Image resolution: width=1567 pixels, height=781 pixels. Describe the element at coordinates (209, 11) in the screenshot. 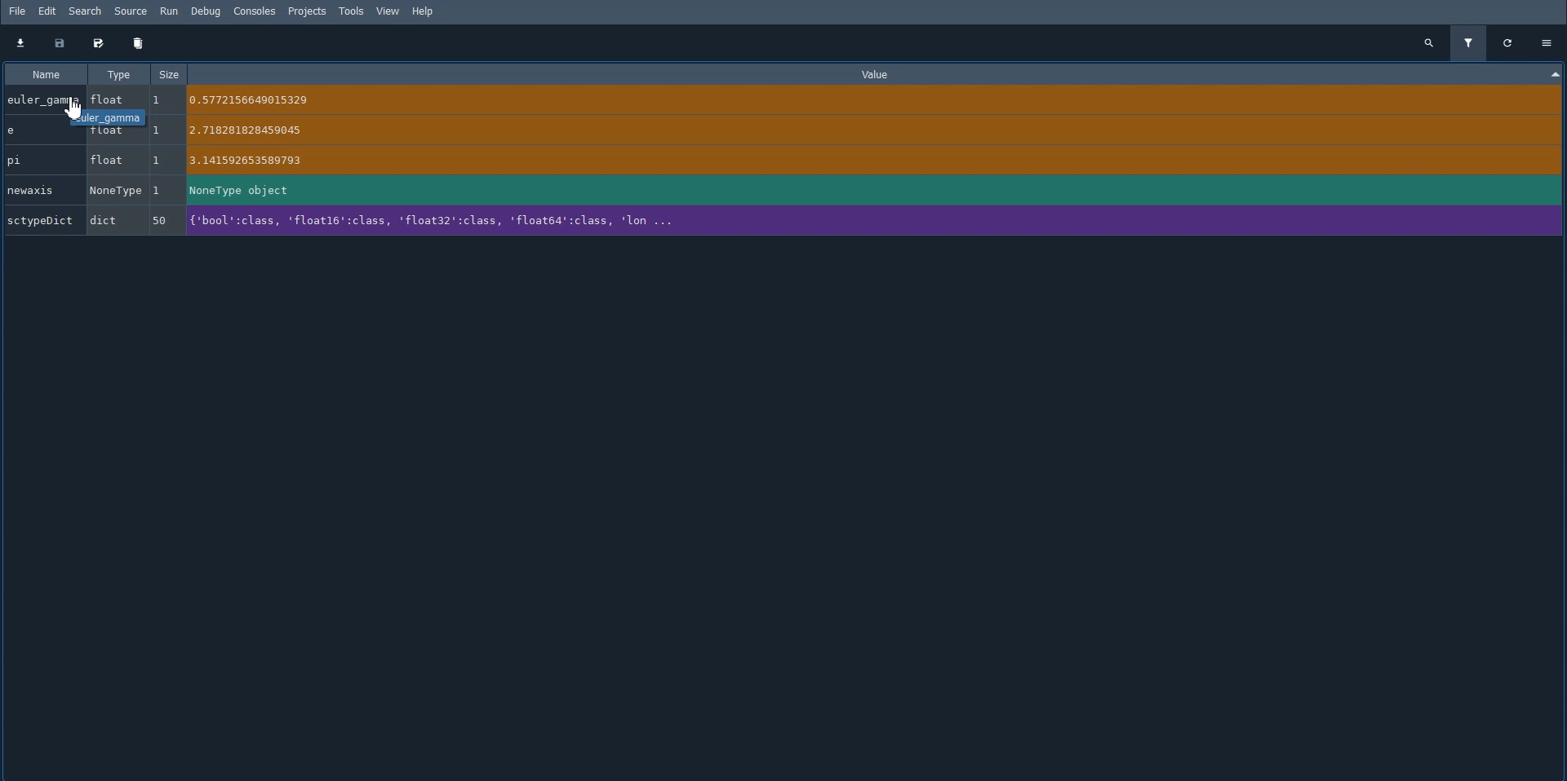

I see `Debug` at that location.